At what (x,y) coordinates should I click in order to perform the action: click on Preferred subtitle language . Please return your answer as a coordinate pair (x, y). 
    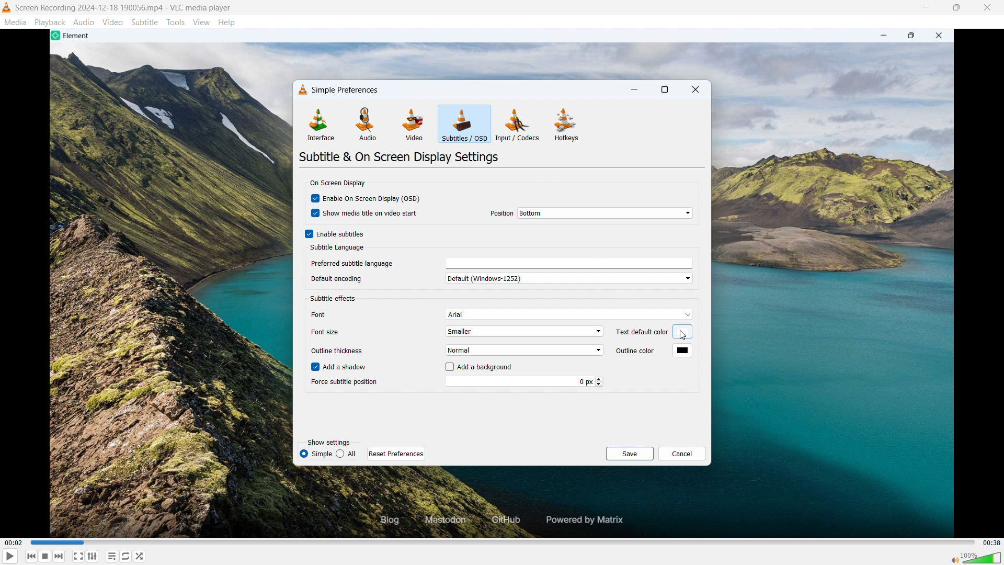
    Looking at the image, I should click on (557, 264).